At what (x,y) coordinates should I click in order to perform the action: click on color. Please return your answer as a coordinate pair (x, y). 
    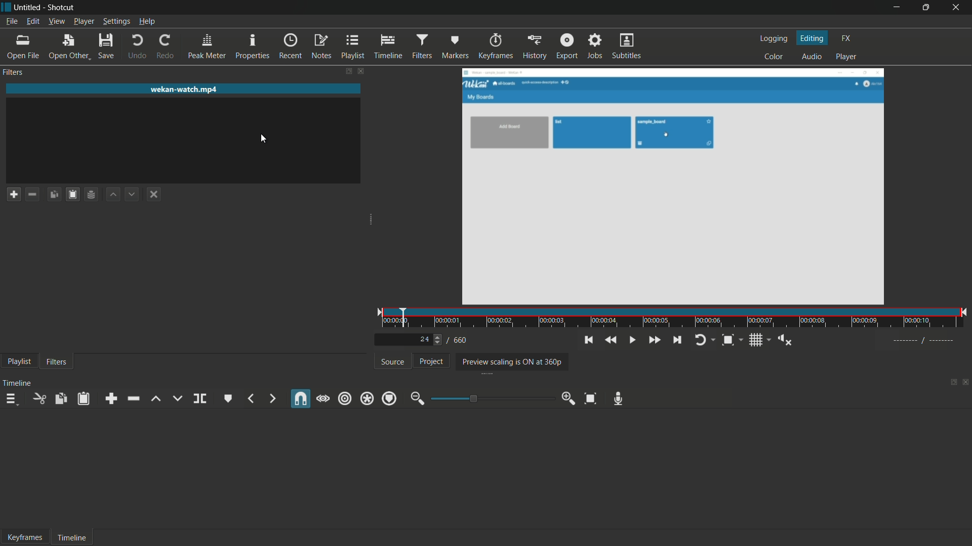
    Looking at the image, I should click on (774, 57).